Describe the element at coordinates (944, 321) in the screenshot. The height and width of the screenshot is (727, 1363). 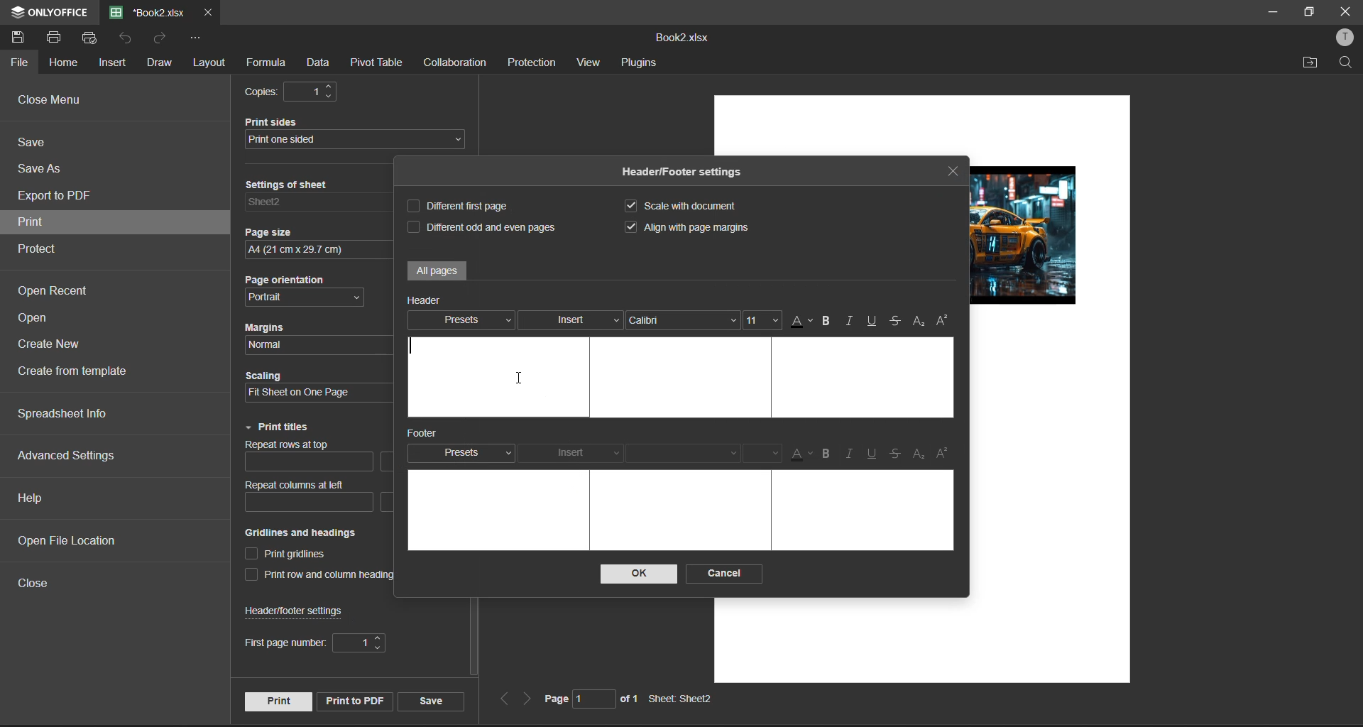
I see `superscript` at that location.